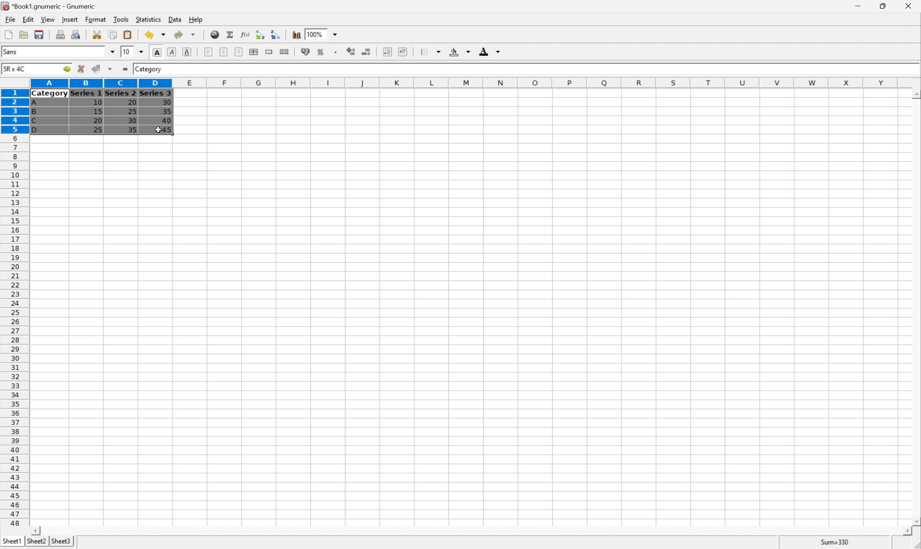 The image size is (921, 549). I want to click on Minimize, so click(855, 6).